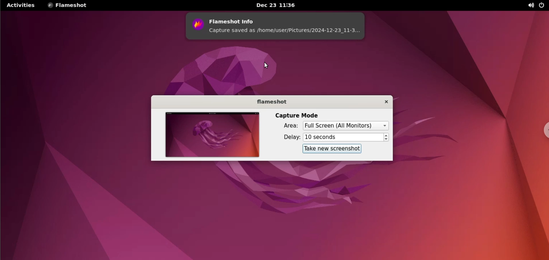  Describe the element at coordinates (71, 6) in the screenshot. I see `flameshot options` at that location.